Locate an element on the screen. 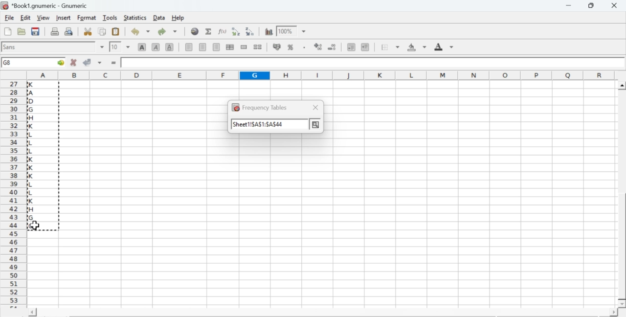 The height and width of the screenshot is (317, 626). new is located at coordinates (7, 31).